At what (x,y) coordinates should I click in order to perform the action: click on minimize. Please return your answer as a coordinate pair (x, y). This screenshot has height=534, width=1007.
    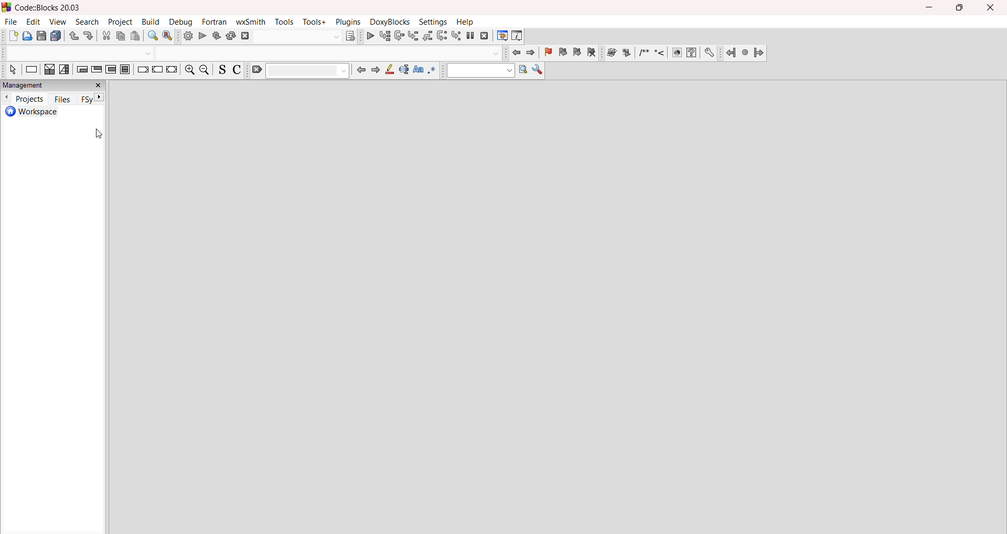
    Looking at the image, I should click on (930, 6).